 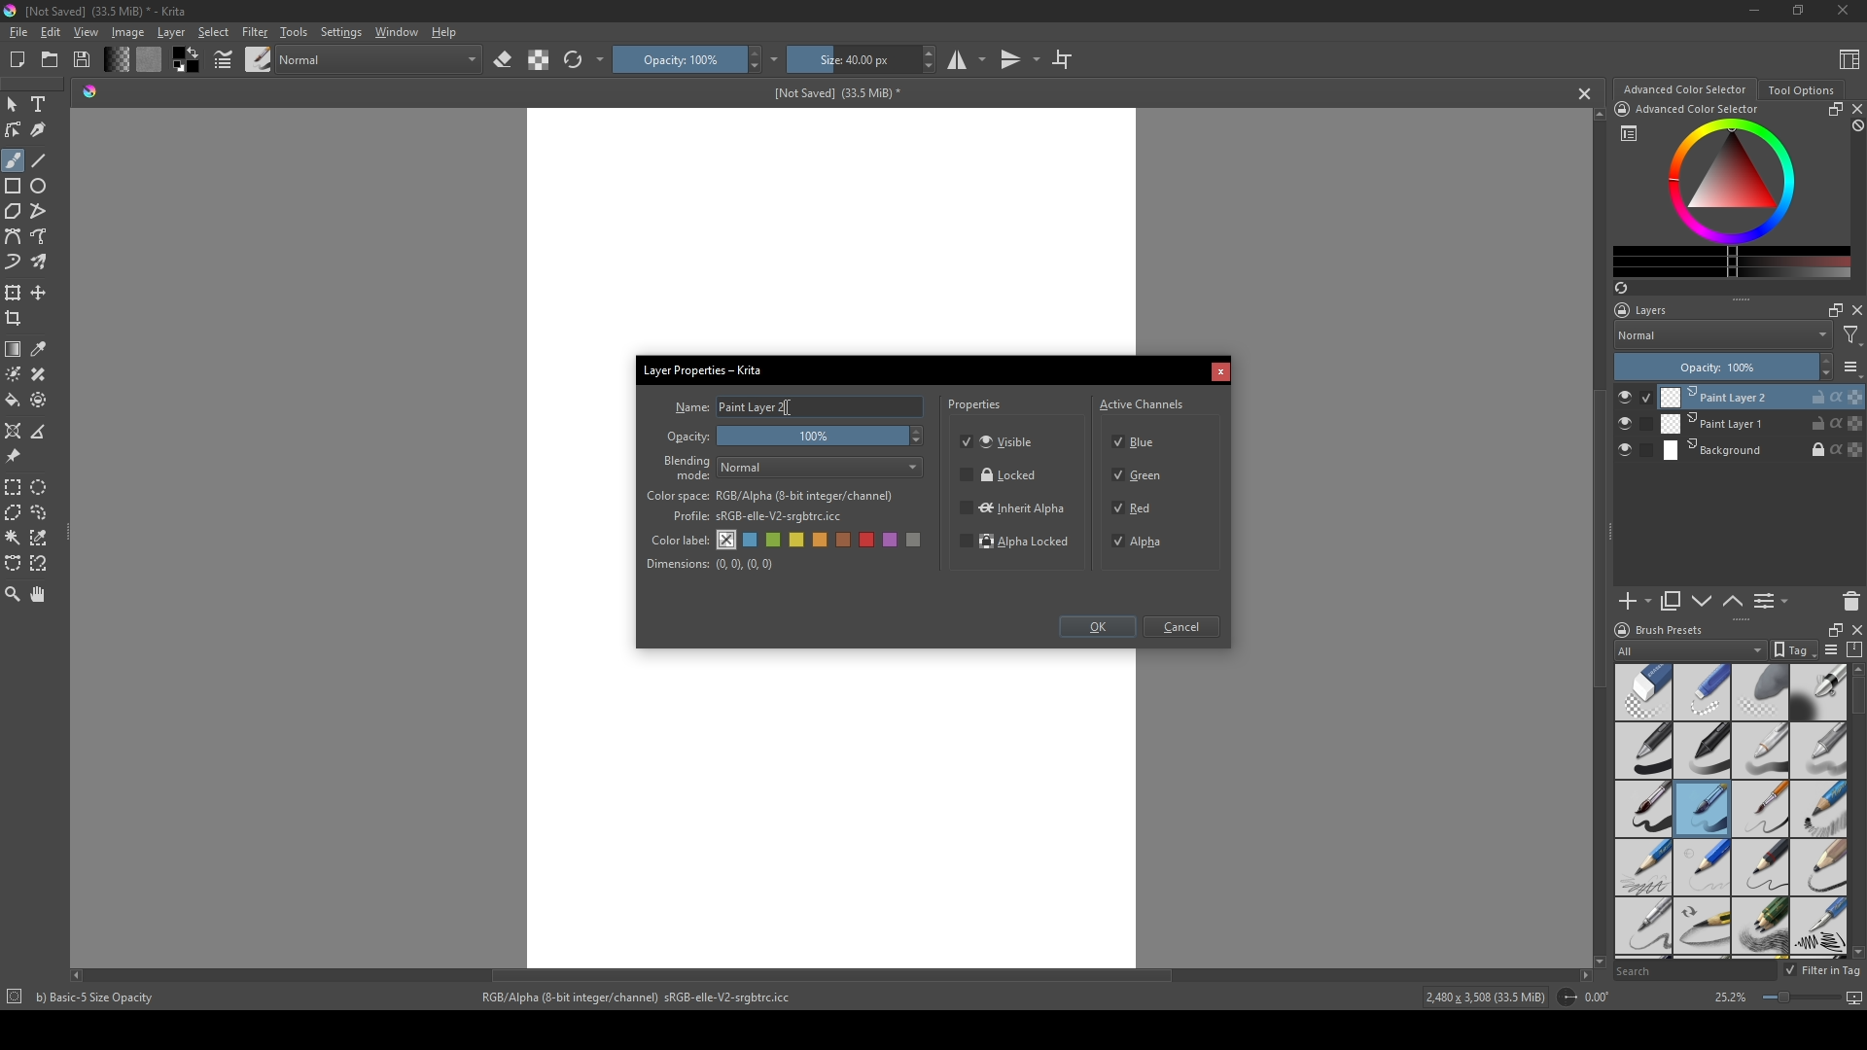 What do you see at coordinates (15, 61) in the screenshot?
I see `New file` at bounding box center [15, 61].